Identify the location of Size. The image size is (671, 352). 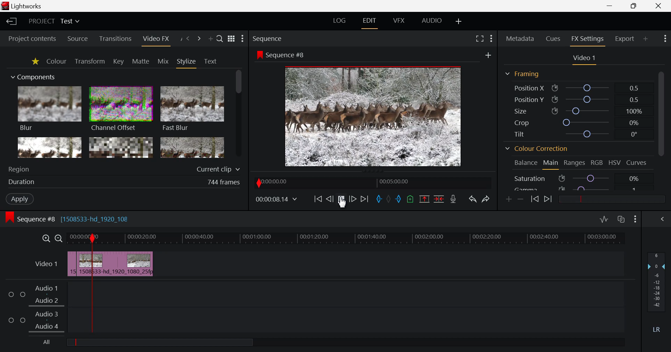
(576, 111).